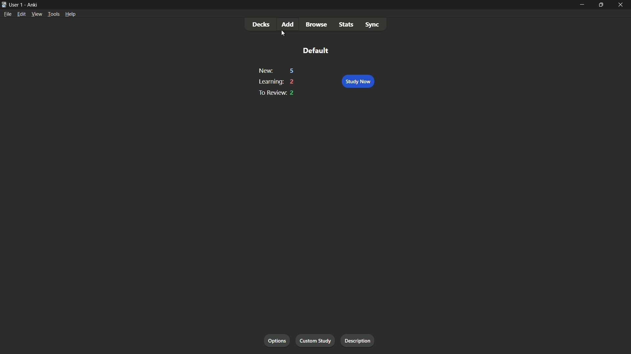  What do you see at coordinates (581, 5) in the screenshot?
I see `minimize` at bounding box center [581, 5].